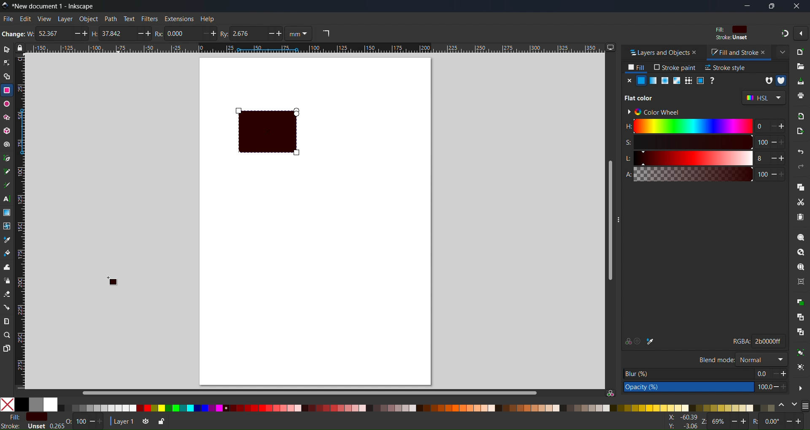 The image size is (810, 430). What do you see at coordinates (786, 387) in the screenshot?
I see `increase opacity` at bounding box center [786, 387].